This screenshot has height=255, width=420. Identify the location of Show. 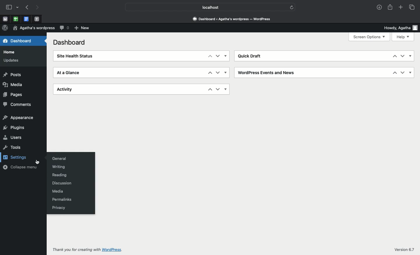
(411, 56).